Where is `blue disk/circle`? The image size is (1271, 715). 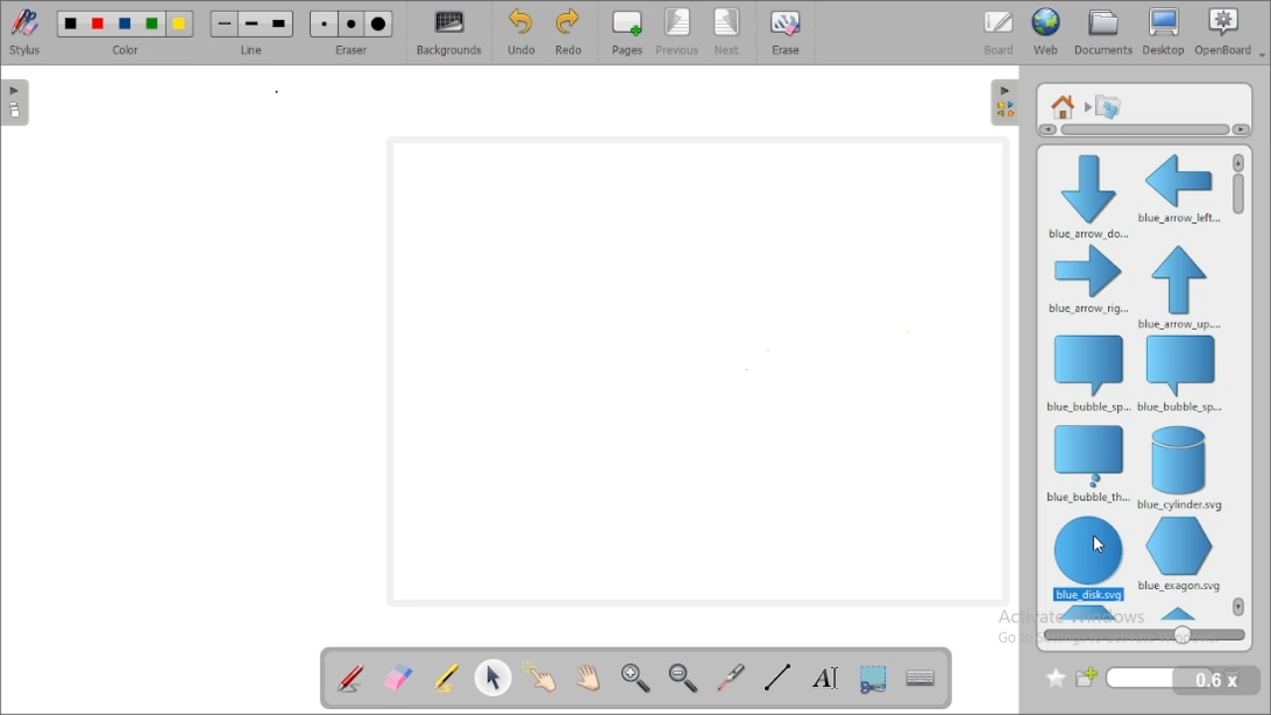 blue disk/circle is located at coordinates (1089, 558).